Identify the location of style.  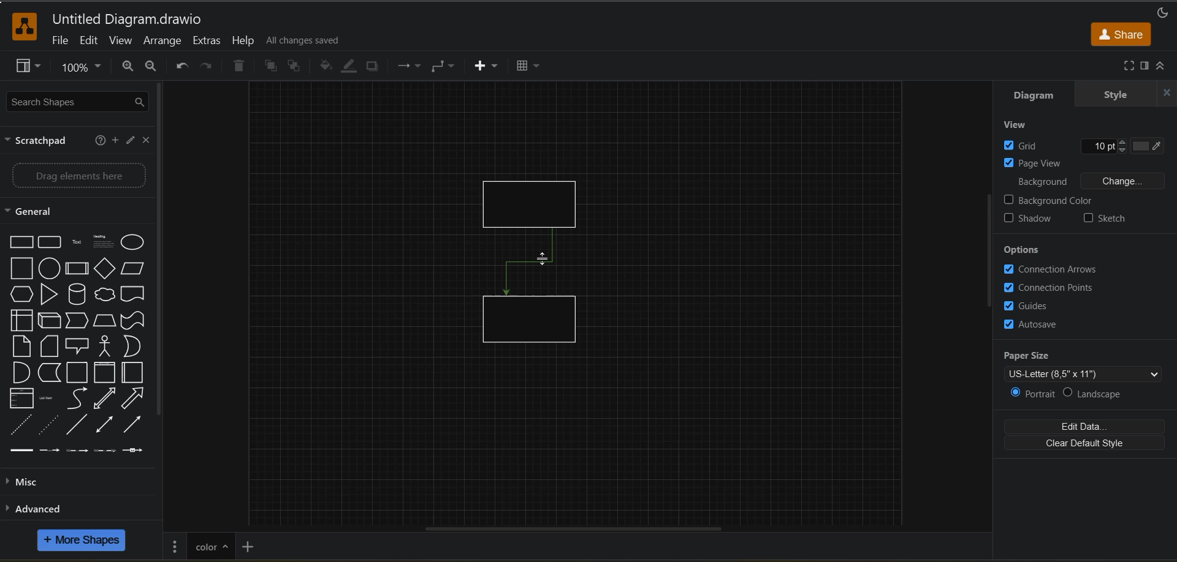
(1114, 95).